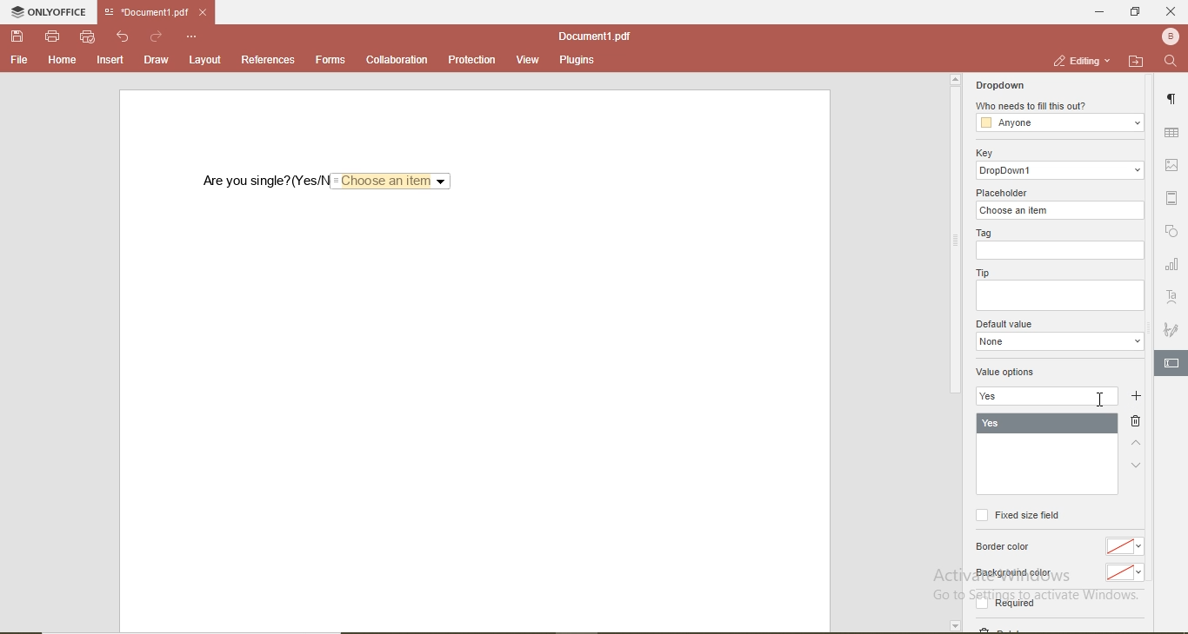  What do you see at coordinates (269, 59) in the screenshot?
I see `references` at bounding box center [269, 59].